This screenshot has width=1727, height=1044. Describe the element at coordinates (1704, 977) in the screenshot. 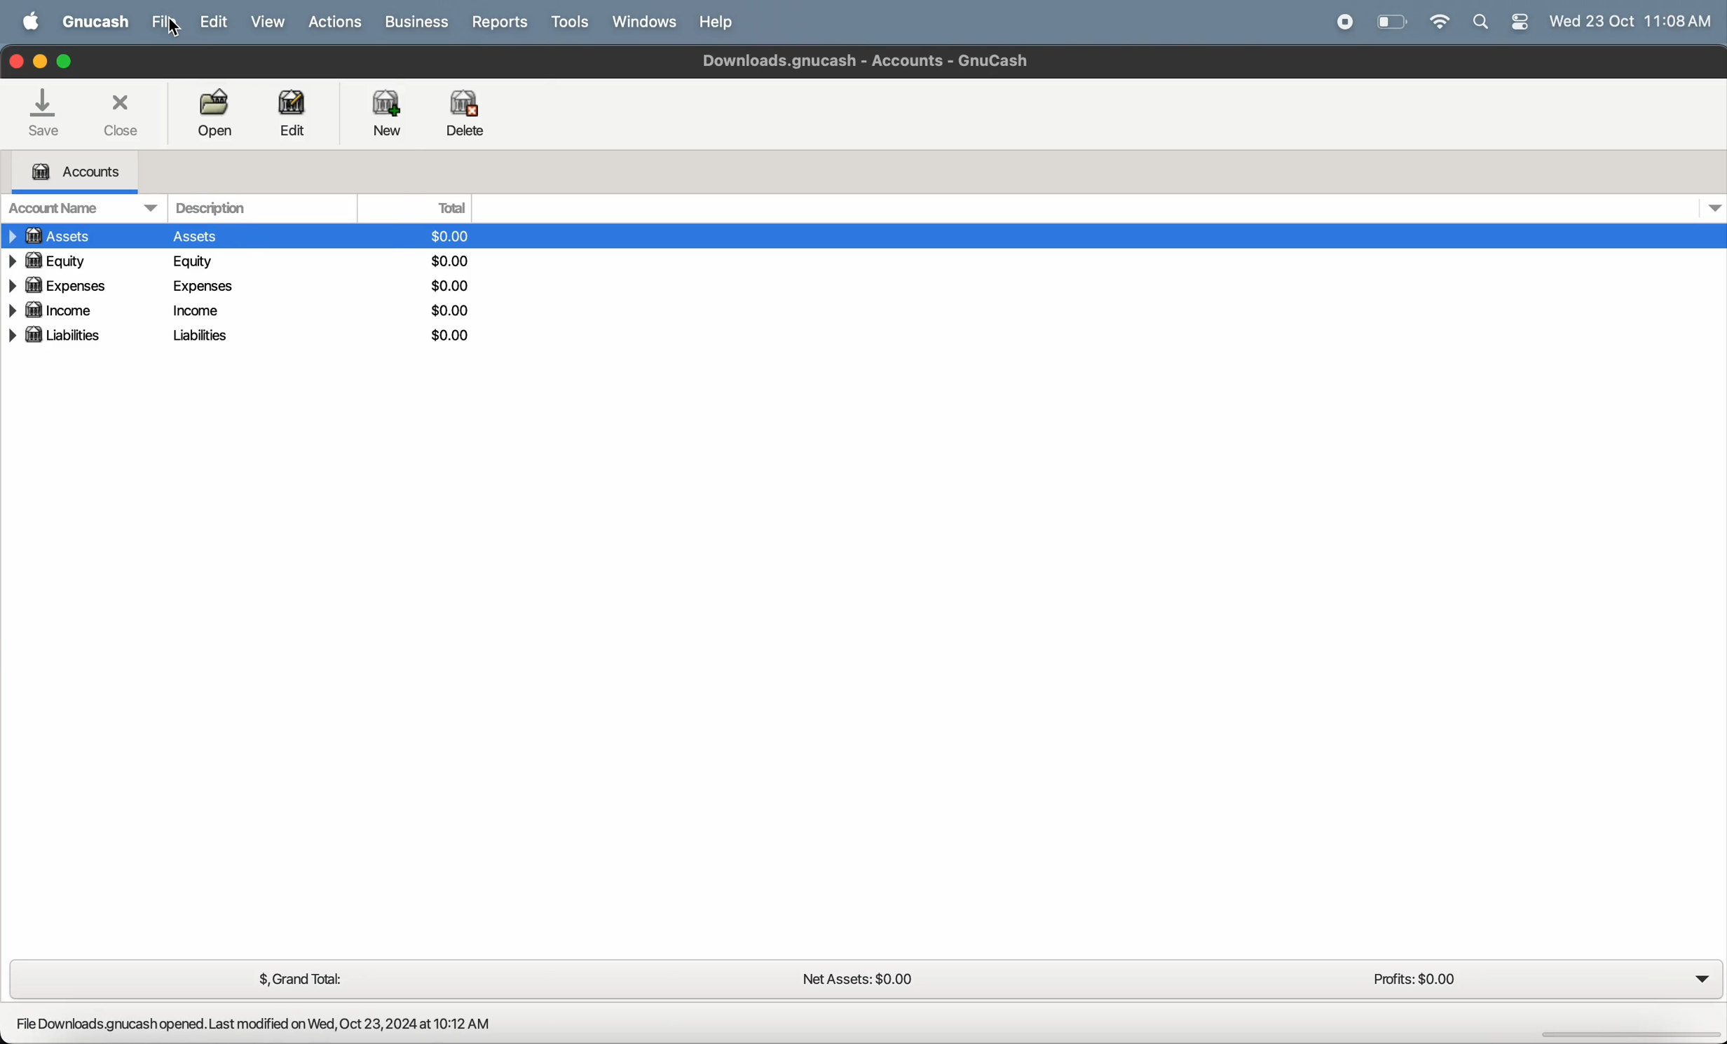

I see `dropdown` at that location.